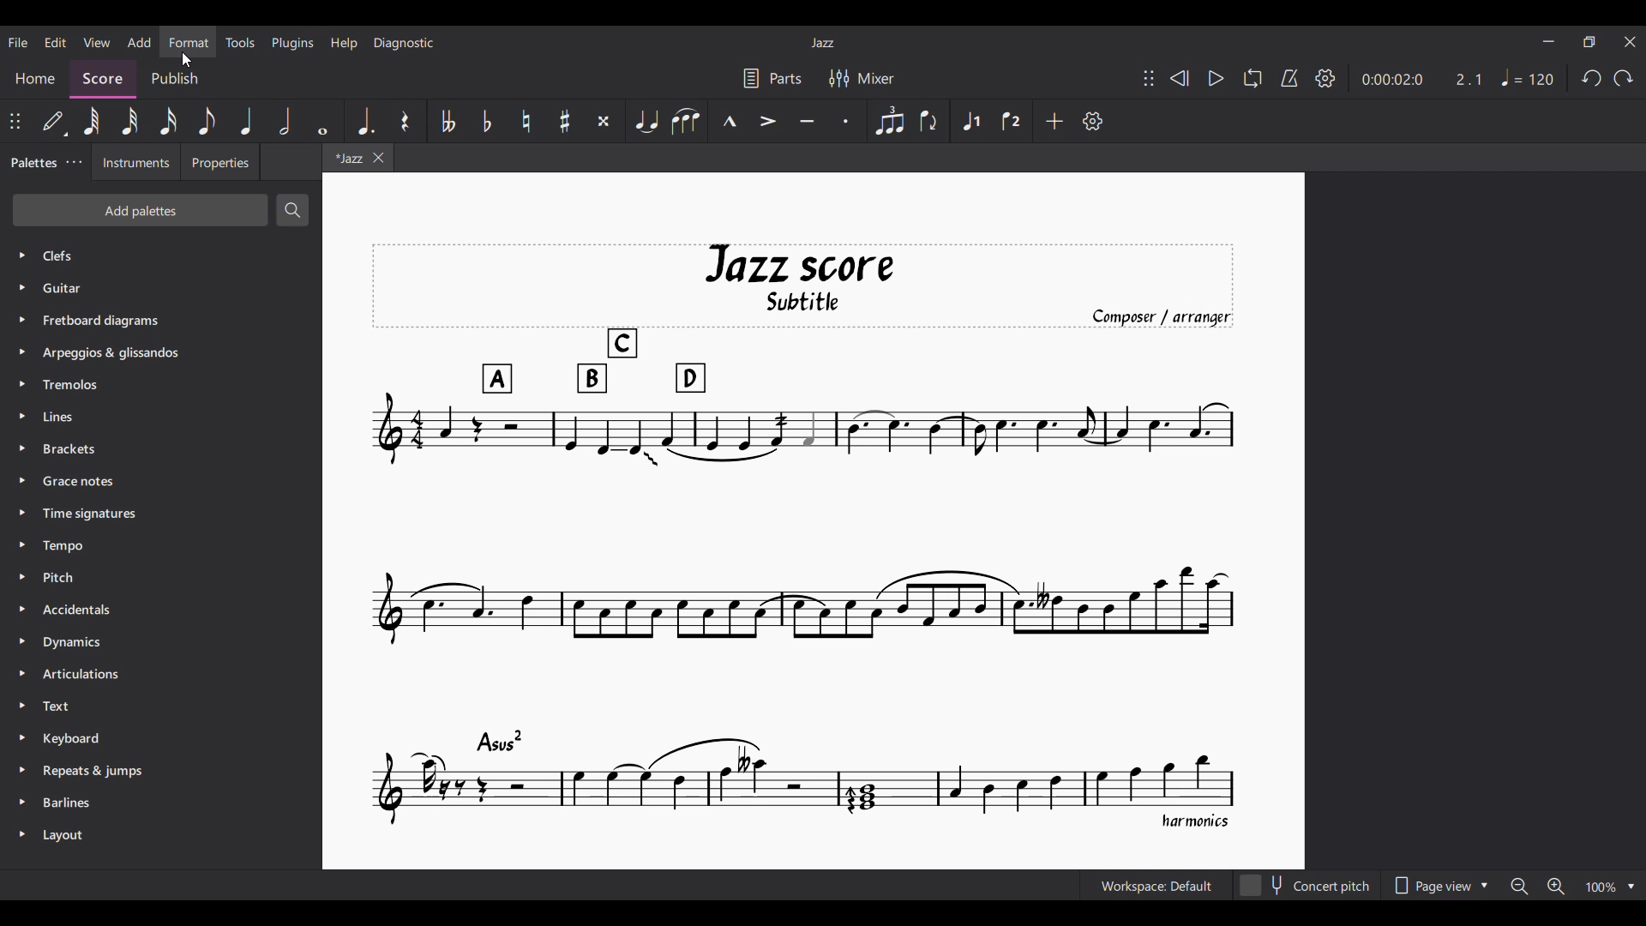 The image size is (1646, 926). Describe the element at coordinates (1216, 79) in the screenshot. I see `Play` at that location.